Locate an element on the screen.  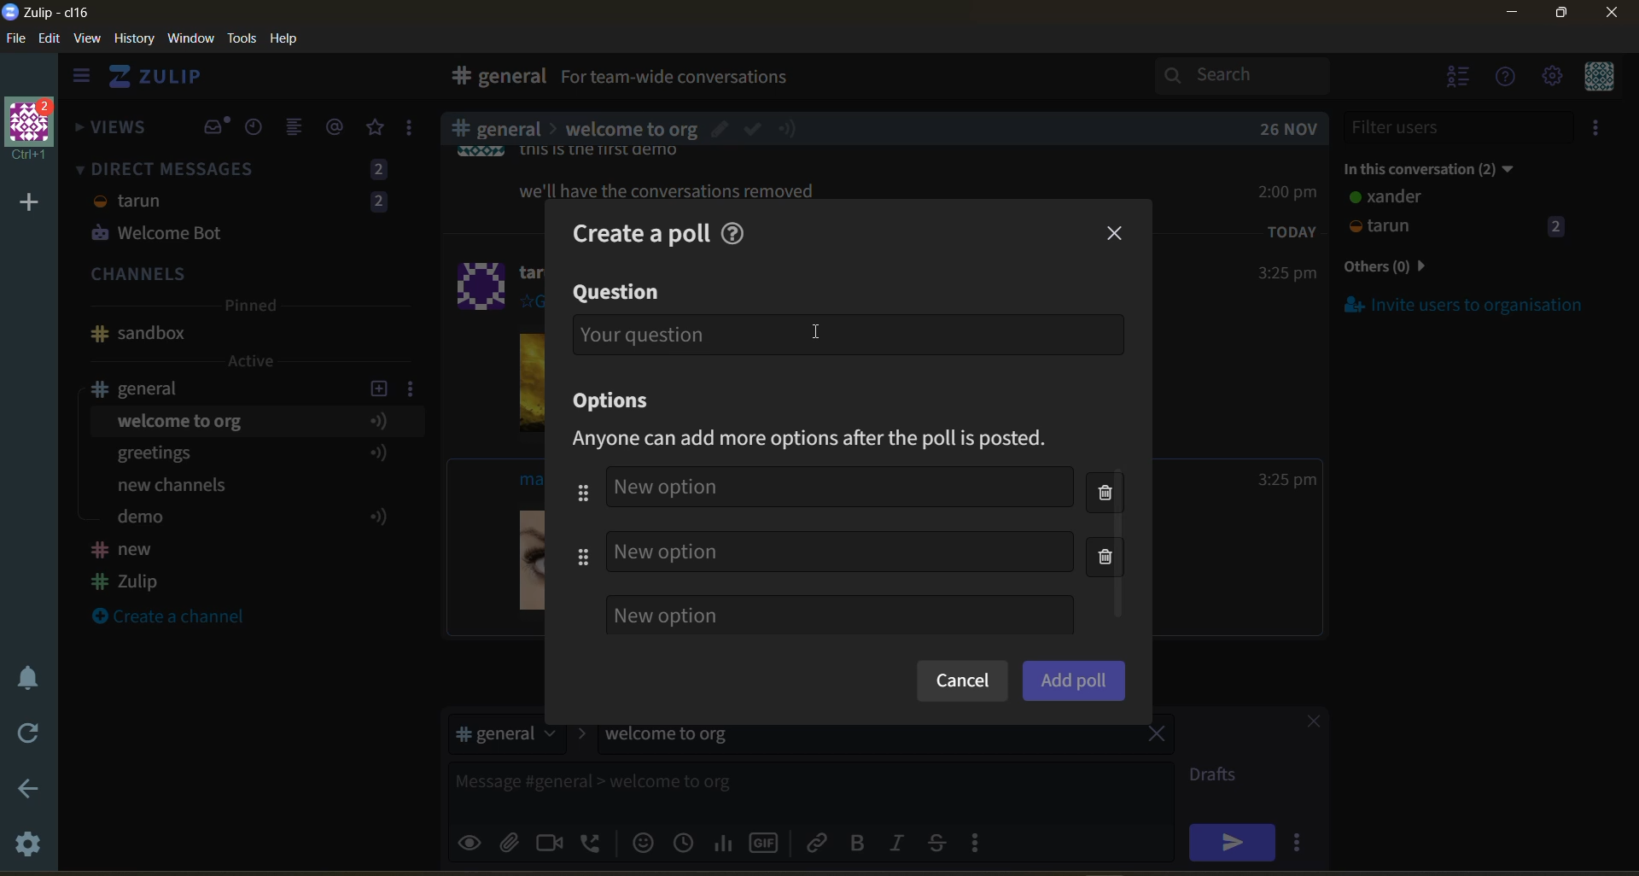
add global time is located at coordinates (687, 842).